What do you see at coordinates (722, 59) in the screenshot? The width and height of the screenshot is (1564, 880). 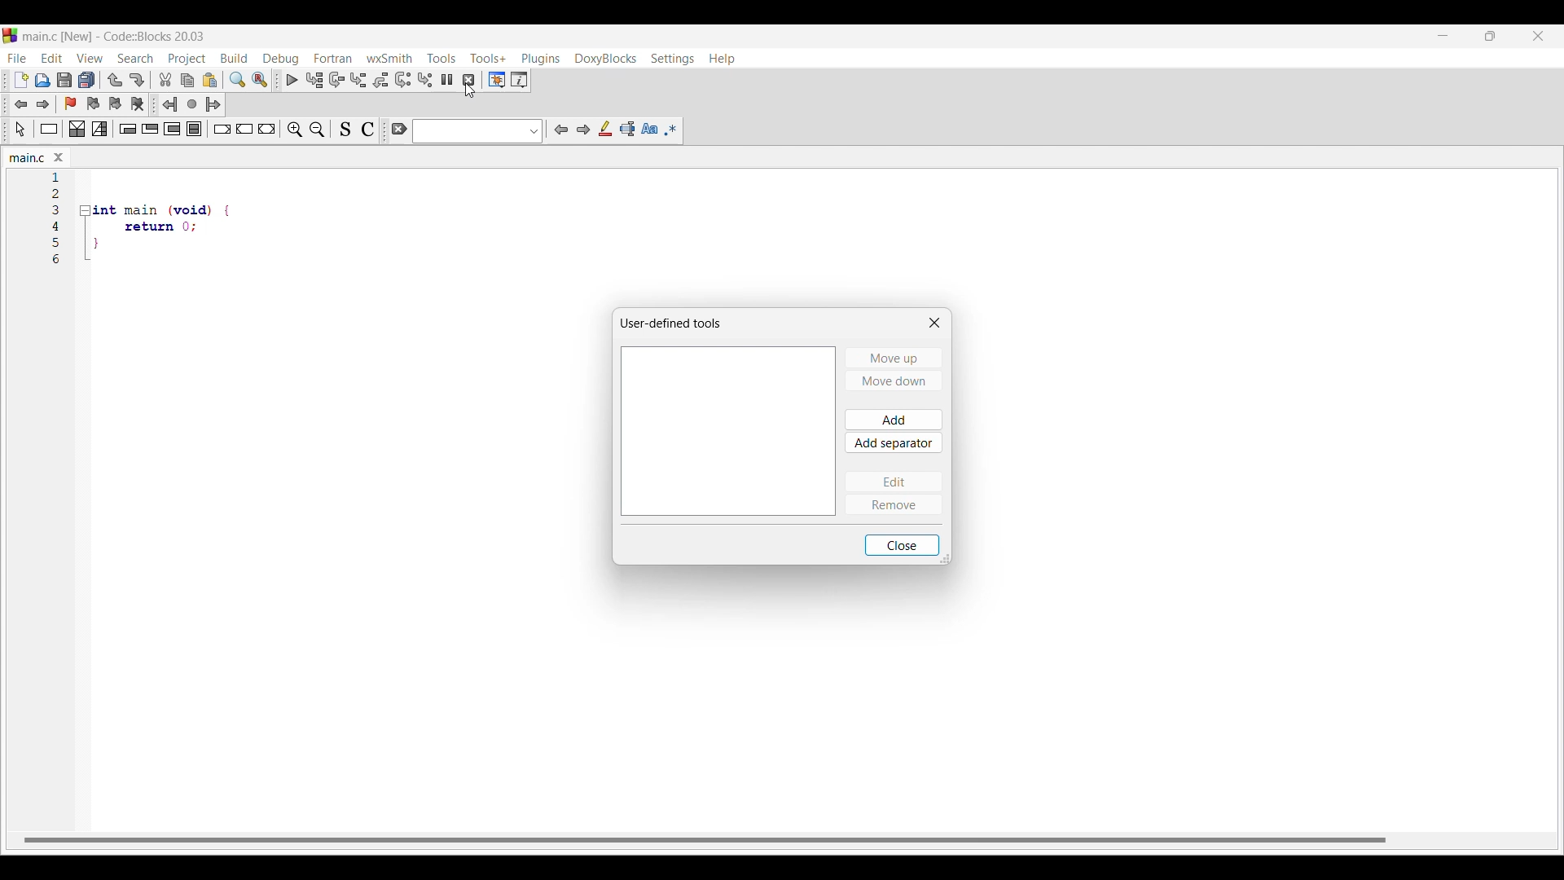 I see `Help menu` at bounding box center [722, 59].